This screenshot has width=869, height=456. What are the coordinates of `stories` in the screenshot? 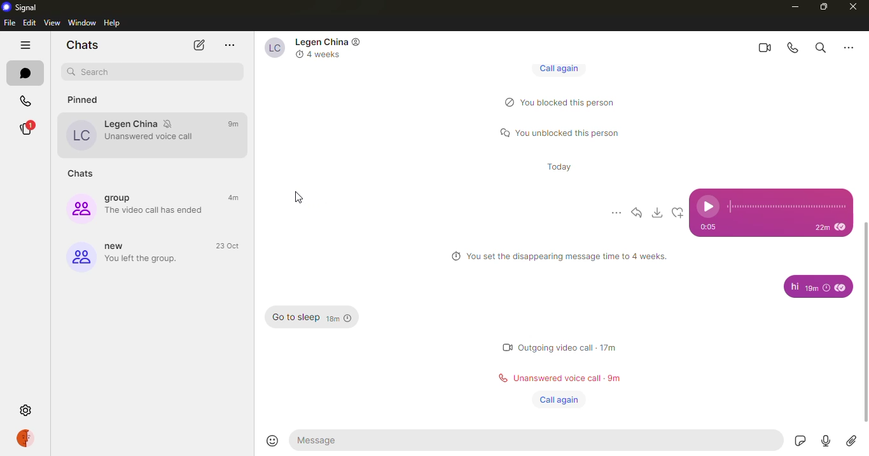 It's located at (25, 128).